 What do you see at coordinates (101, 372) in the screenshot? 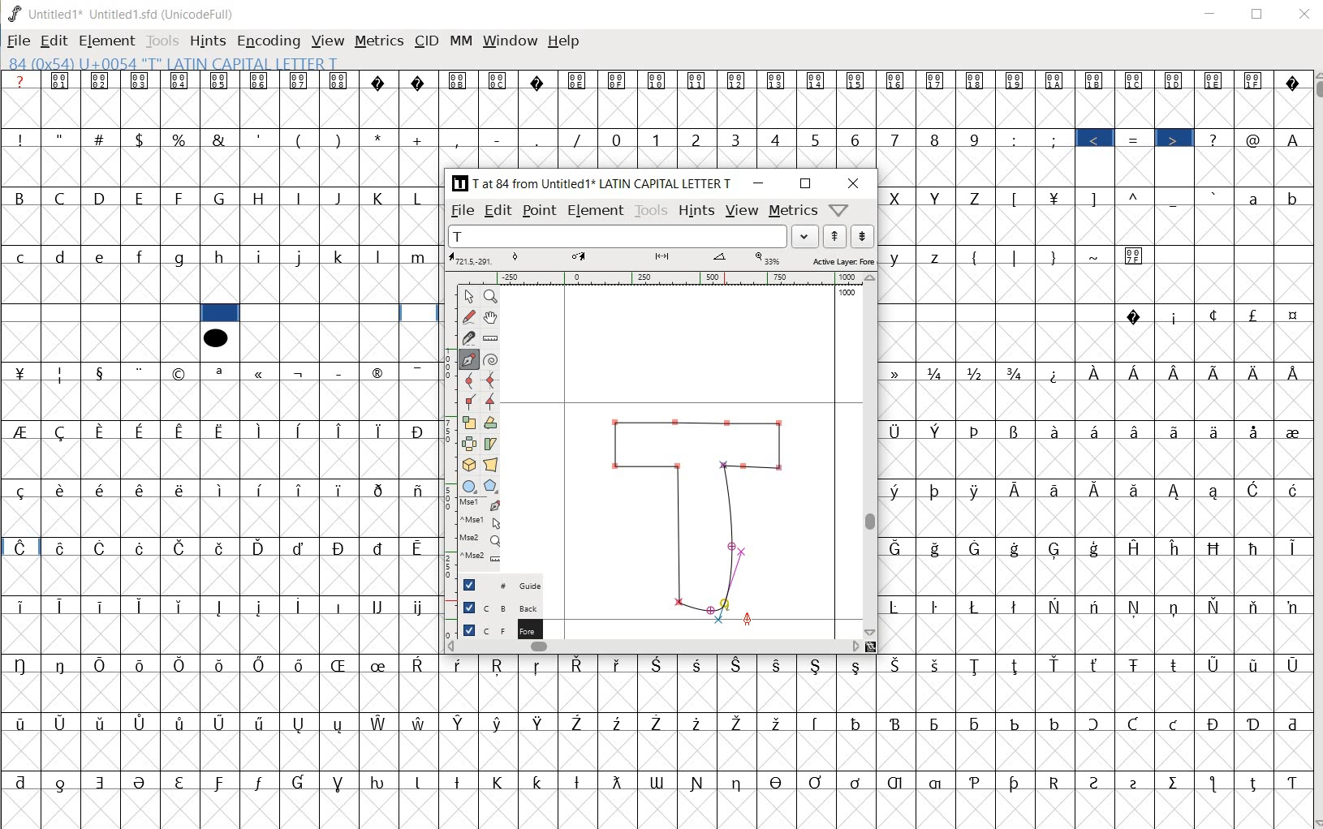
I see `Symbol` at bounding box center [101, 372].